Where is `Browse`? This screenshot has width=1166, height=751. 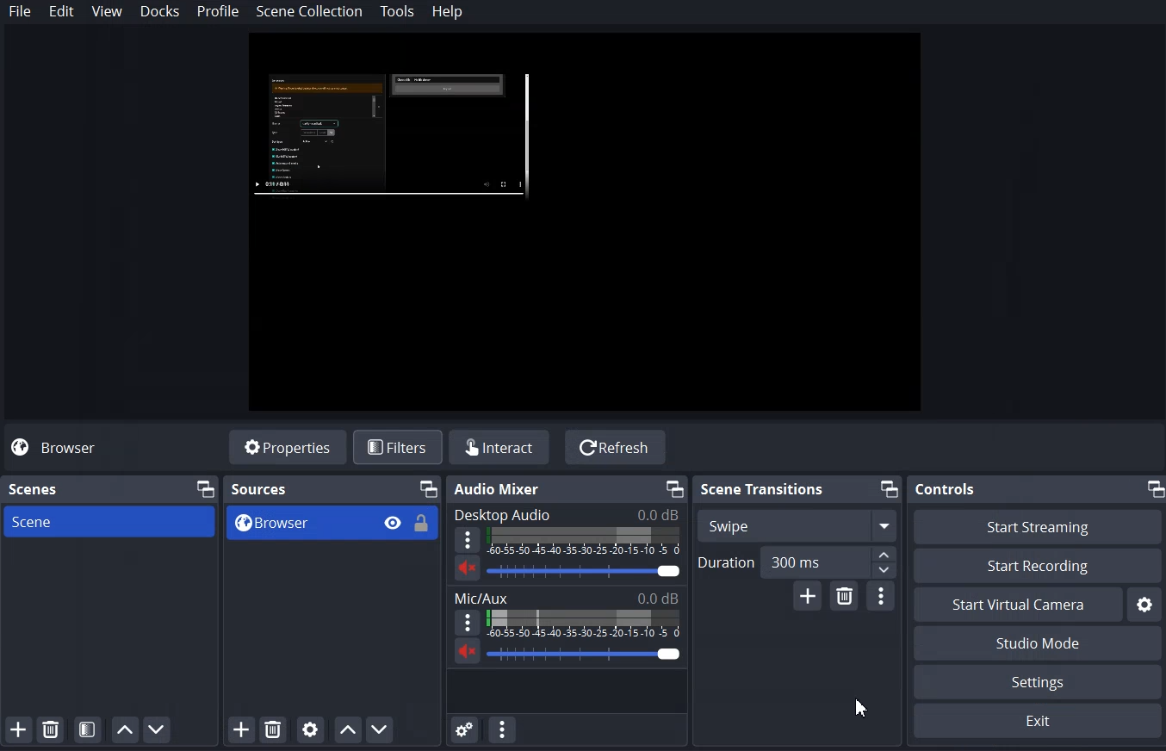 Browse is located at coordinates (58, 448).